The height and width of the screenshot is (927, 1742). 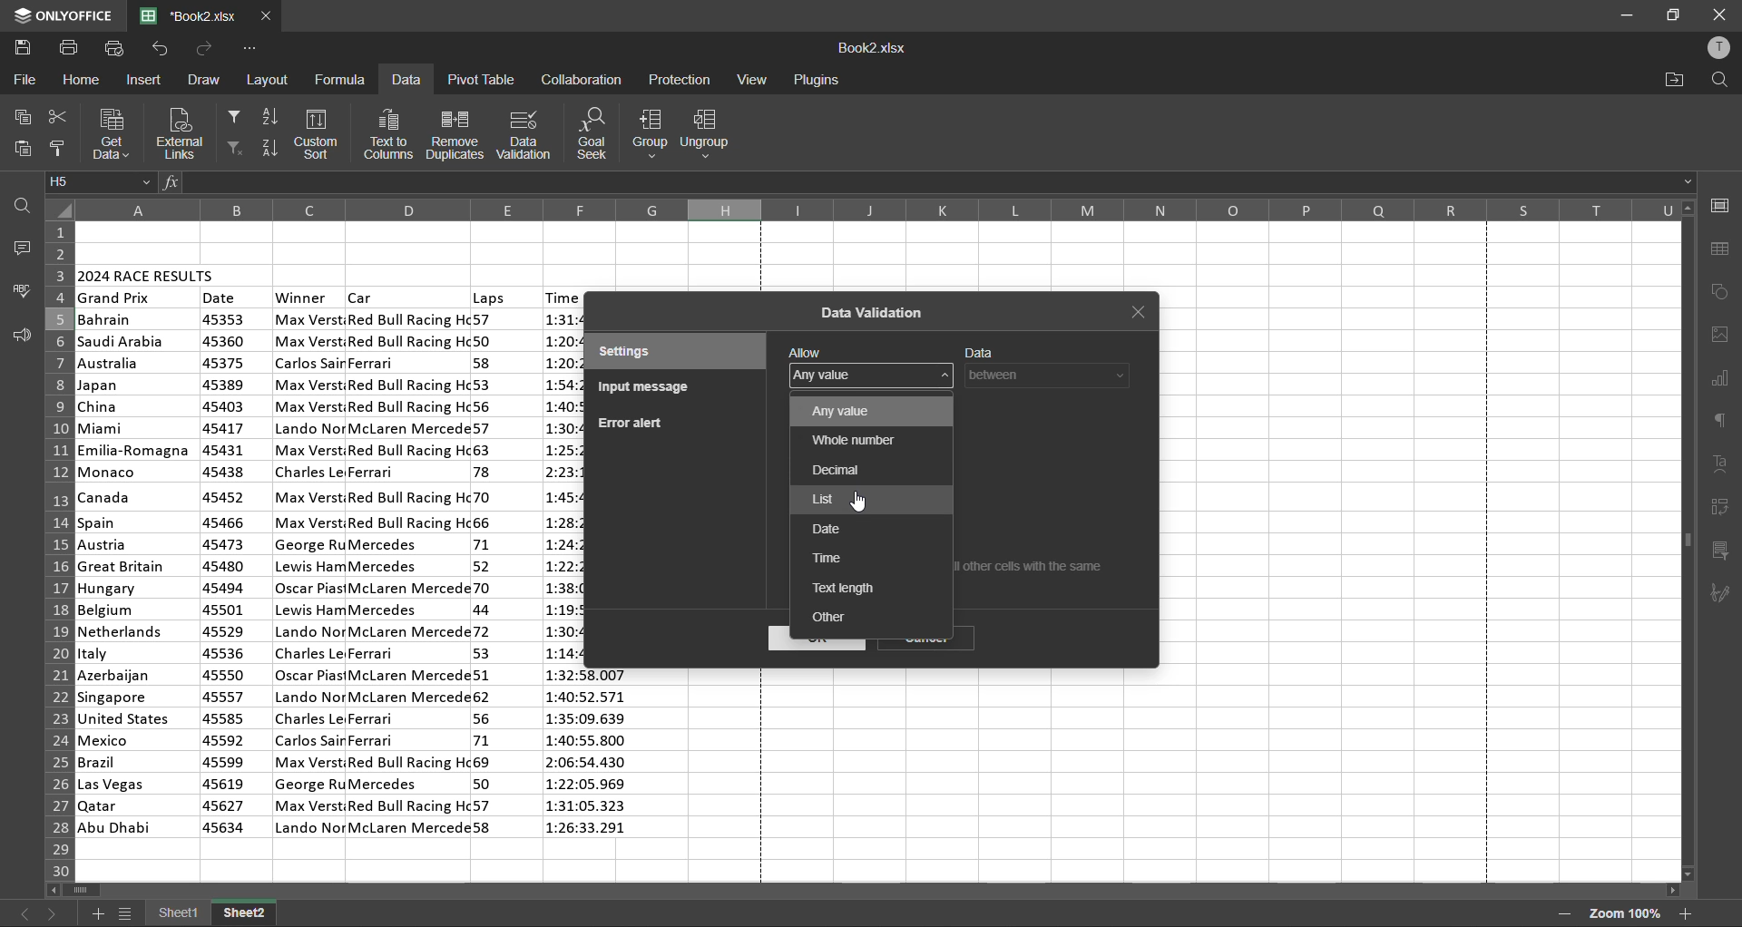 What do you see at coordinates (833, 376) in the screenshot?
I see `any value` at bounding box center [833, 376].